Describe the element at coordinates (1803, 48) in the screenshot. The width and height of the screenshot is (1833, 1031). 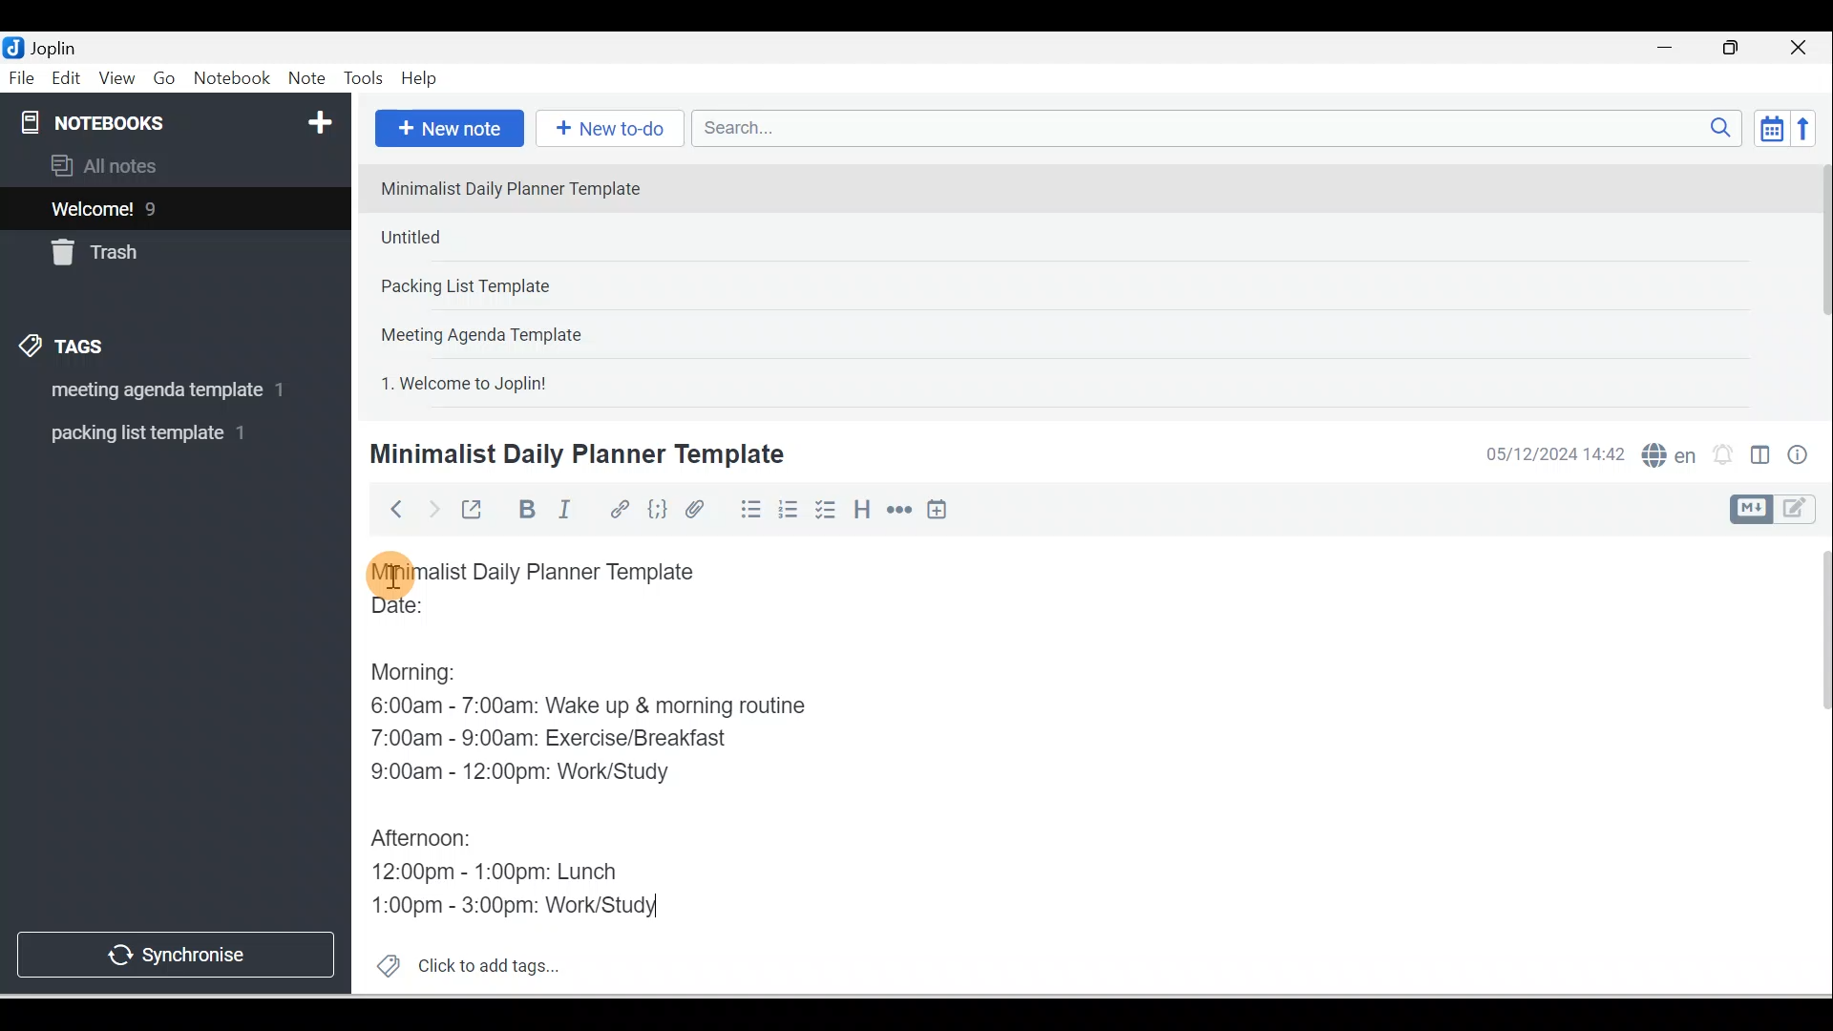
I see `Close` at that location.